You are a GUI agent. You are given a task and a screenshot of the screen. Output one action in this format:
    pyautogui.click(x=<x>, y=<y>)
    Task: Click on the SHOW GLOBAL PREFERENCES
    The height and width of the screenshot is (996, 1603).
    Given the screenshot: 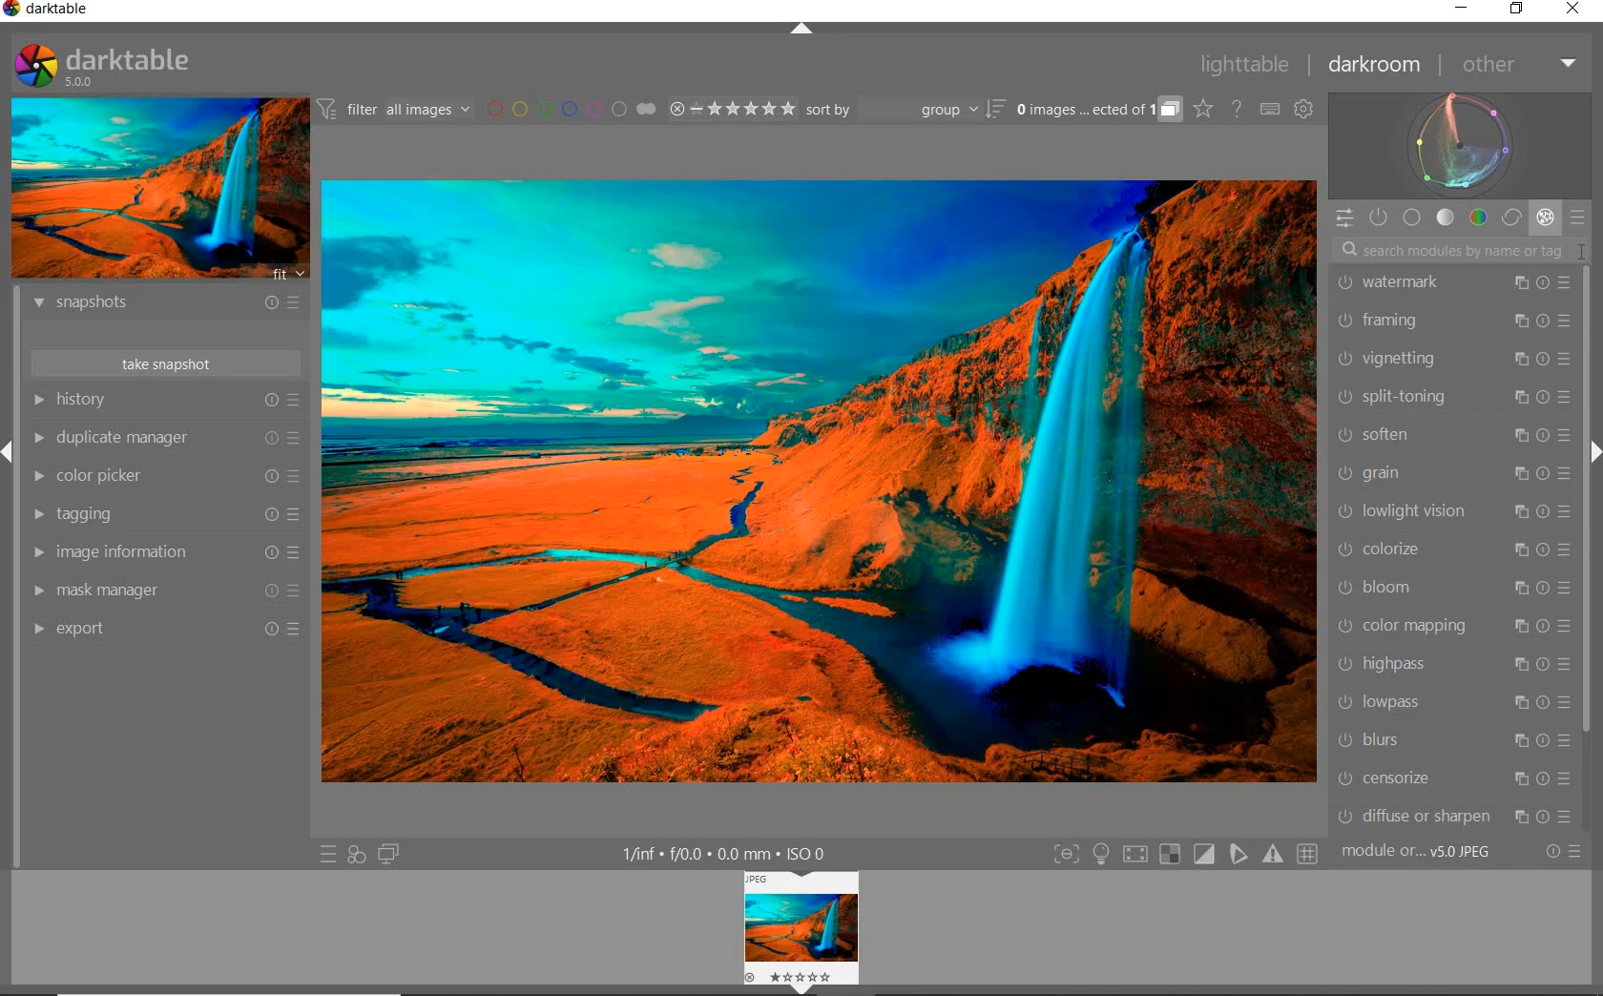 What is the action you would take?
    pyautogui.click(x=1303, y=109)
    